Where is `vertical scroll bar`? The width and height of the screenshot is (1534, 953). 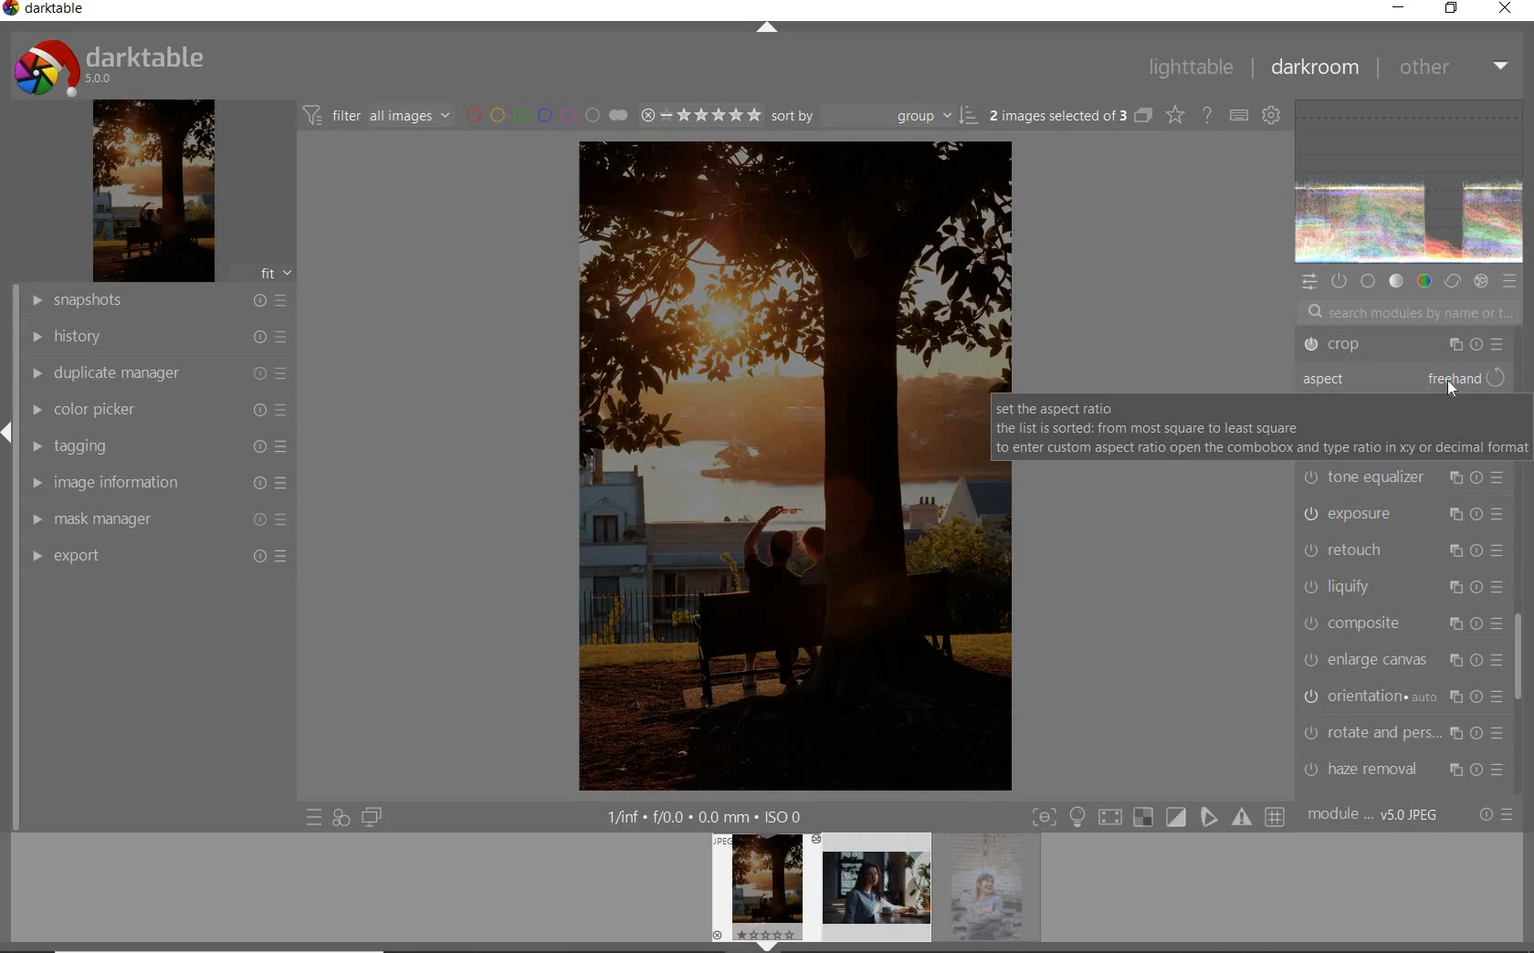 vertical scroll bar is located at coordinates (9, 640).